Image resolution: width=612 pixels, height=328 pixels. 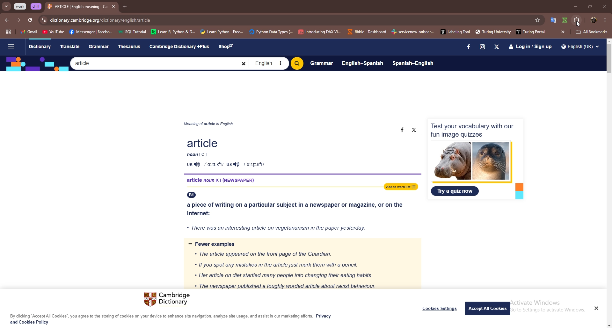 I want to click on X, so click(x=497, y=47).